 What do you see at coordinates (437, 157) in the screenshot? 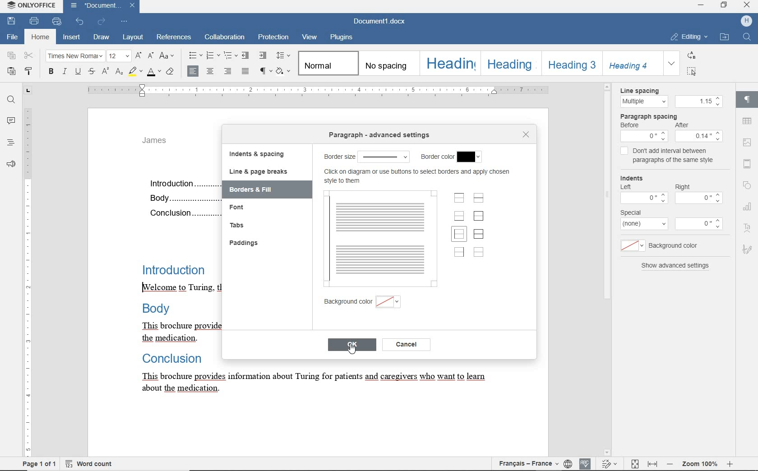
I see `border color` at bounding box center [437, 157].